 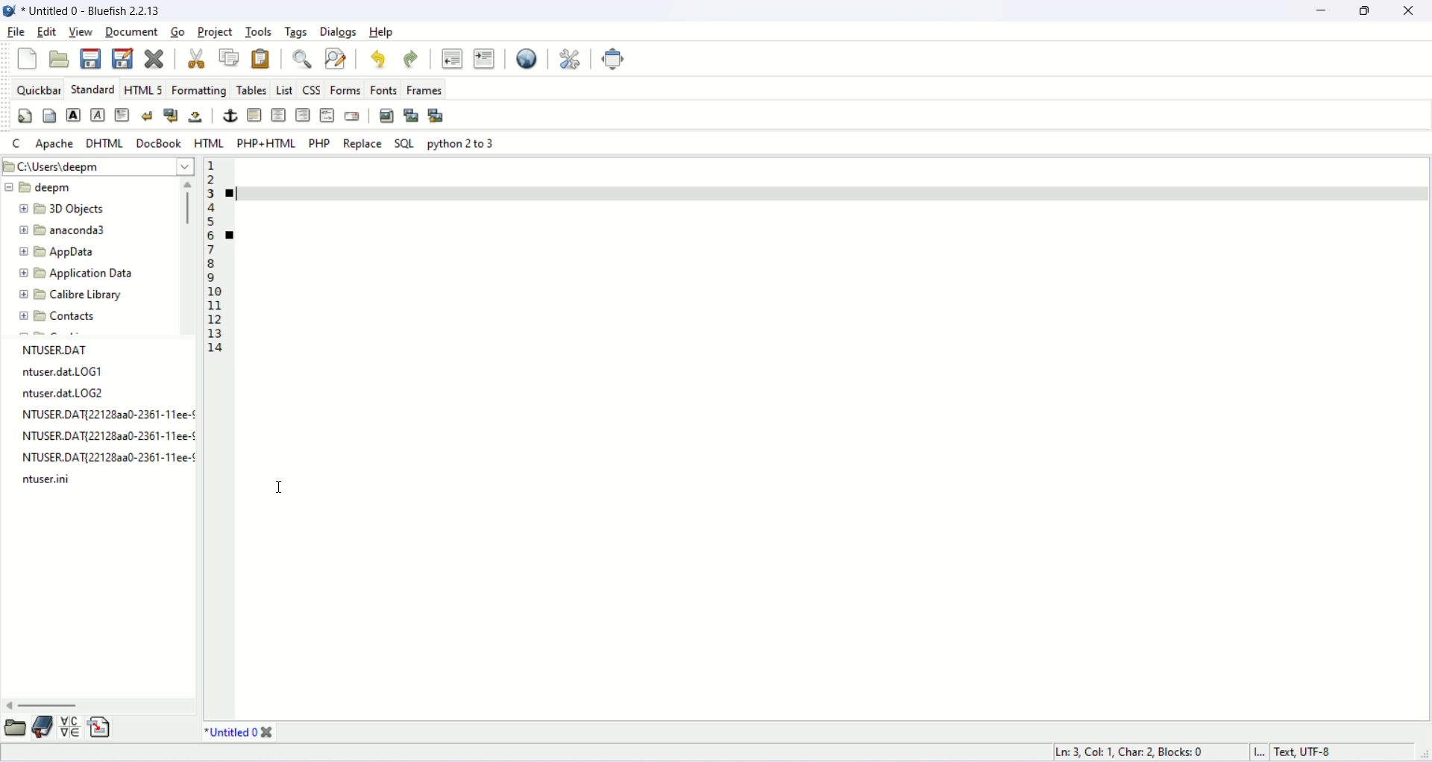 I want to click on redo, so click(x=410, y=60).